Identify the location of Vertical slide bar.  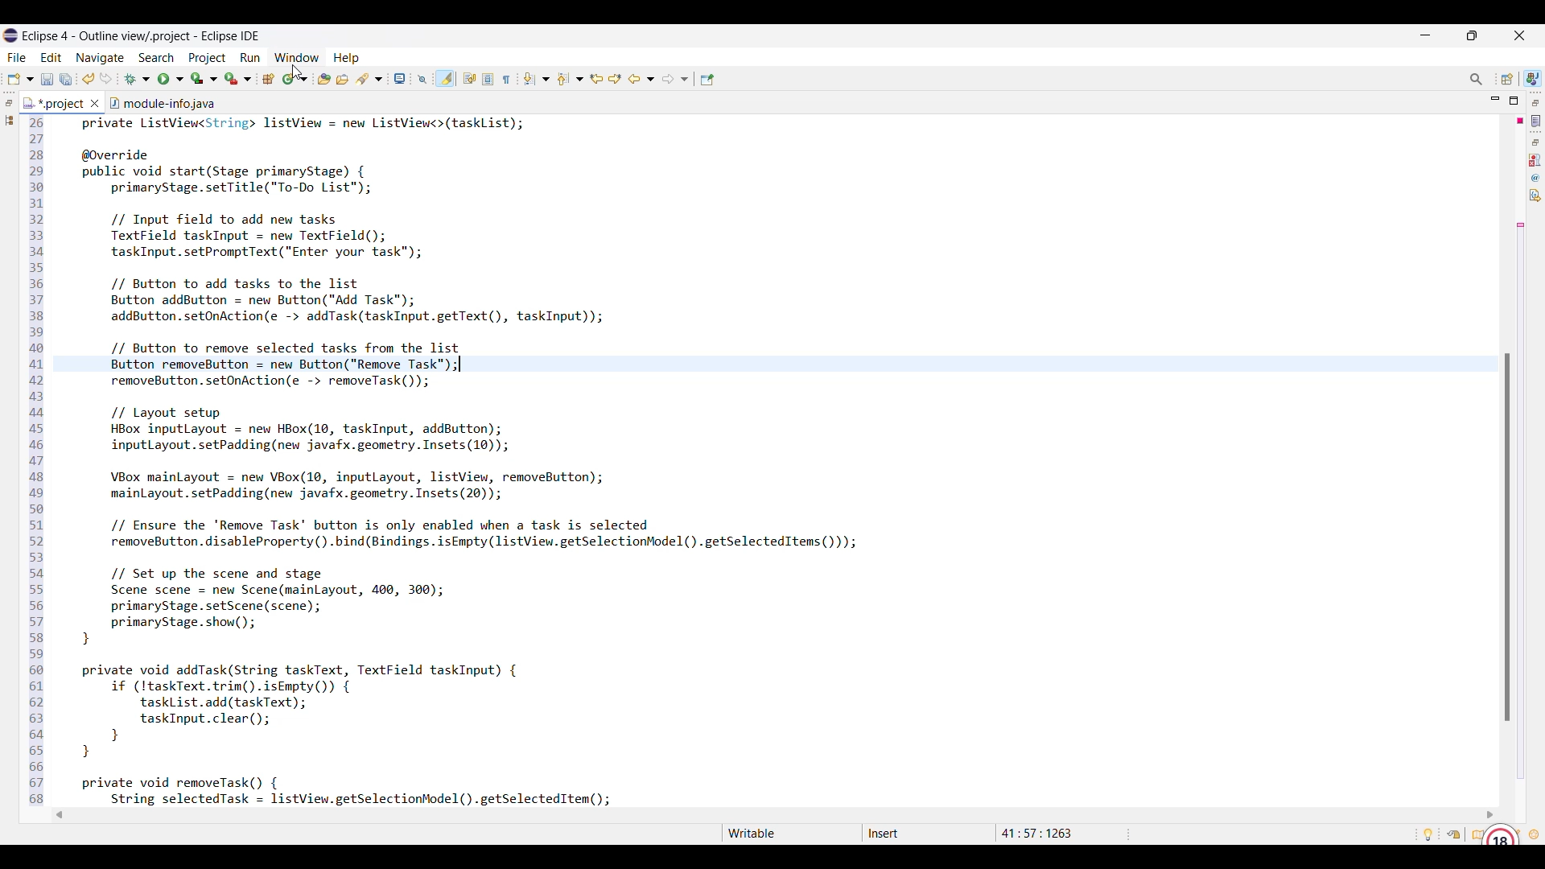
(1507, 537).